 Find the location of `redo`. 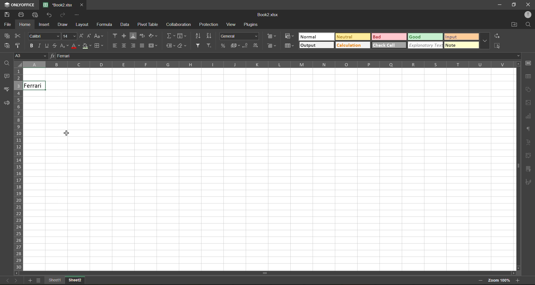

redo is located at coordinates (62, 15).